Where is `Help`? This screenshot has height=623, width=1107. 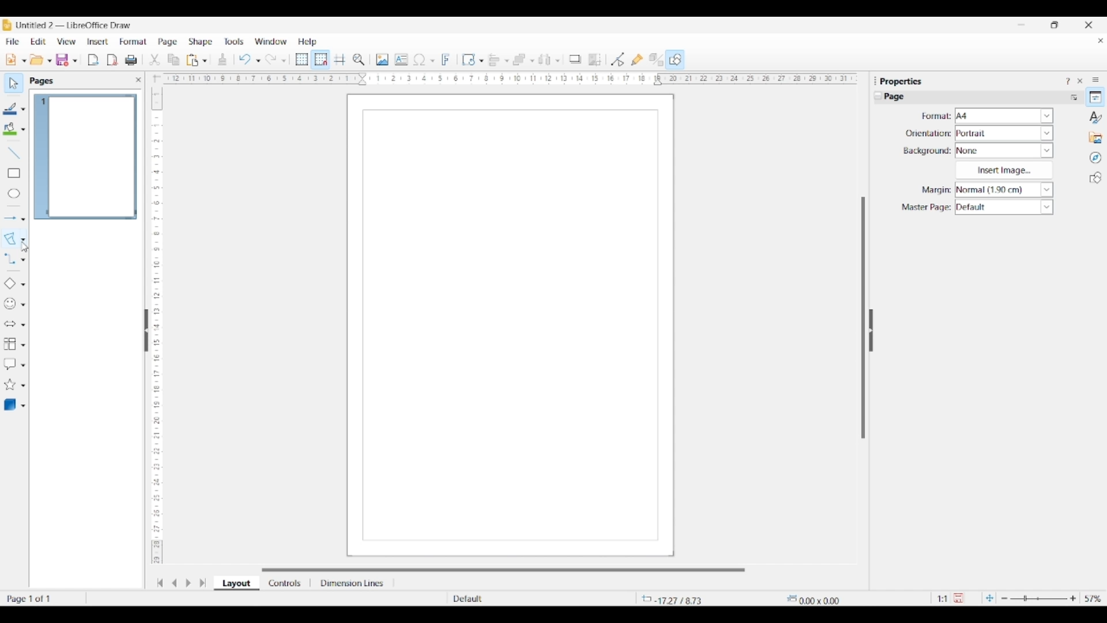
Help is located at coordinates (308, 42).